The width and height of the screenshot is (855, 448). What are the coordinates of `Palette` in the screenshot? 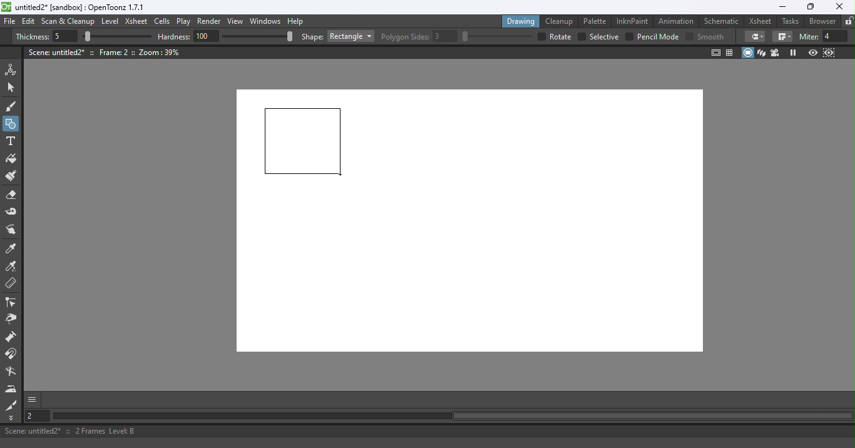 It's located at (596, 21).